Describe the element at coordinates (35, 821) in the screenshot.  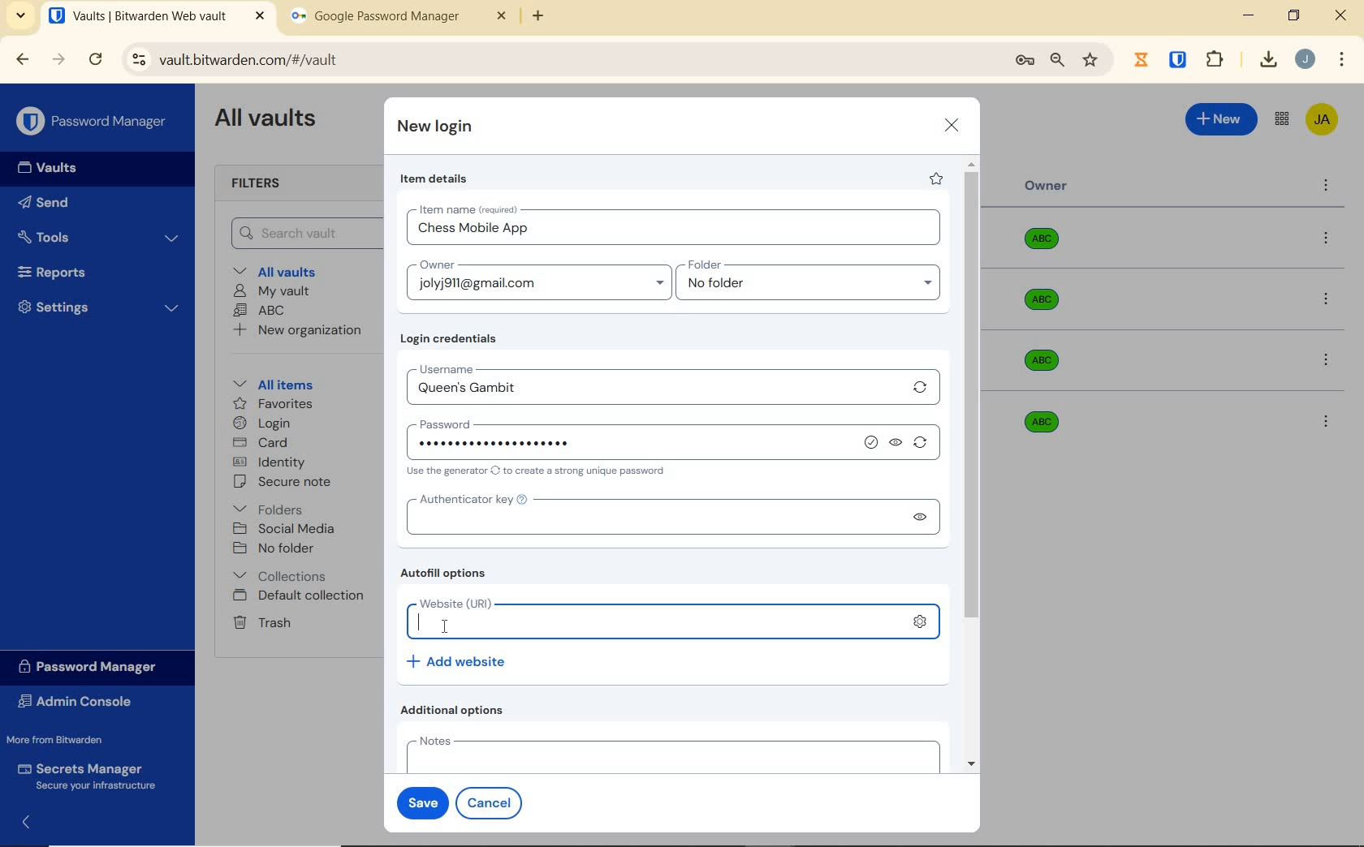
I see `close side bar` at that location.